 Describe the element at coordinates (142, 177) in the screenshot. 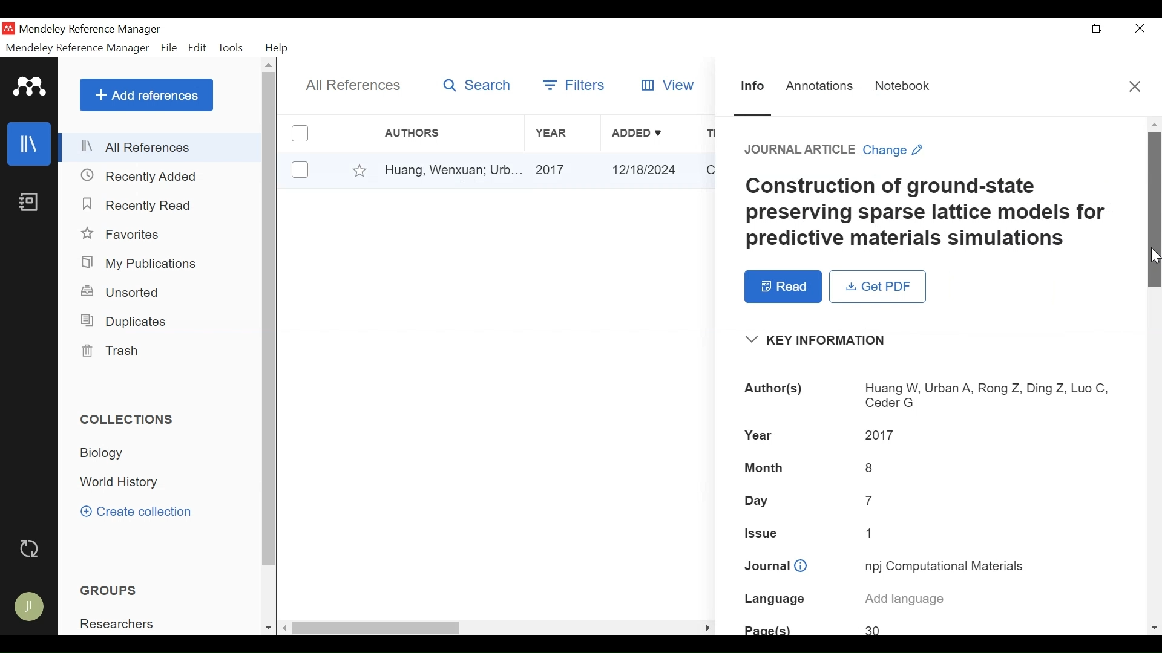

I see `Recently Added` at that location.